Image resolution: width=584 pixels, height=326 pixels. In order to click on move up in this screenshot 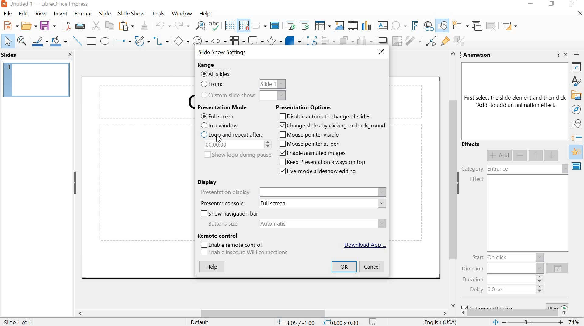, I will do `click(536, 155)`.